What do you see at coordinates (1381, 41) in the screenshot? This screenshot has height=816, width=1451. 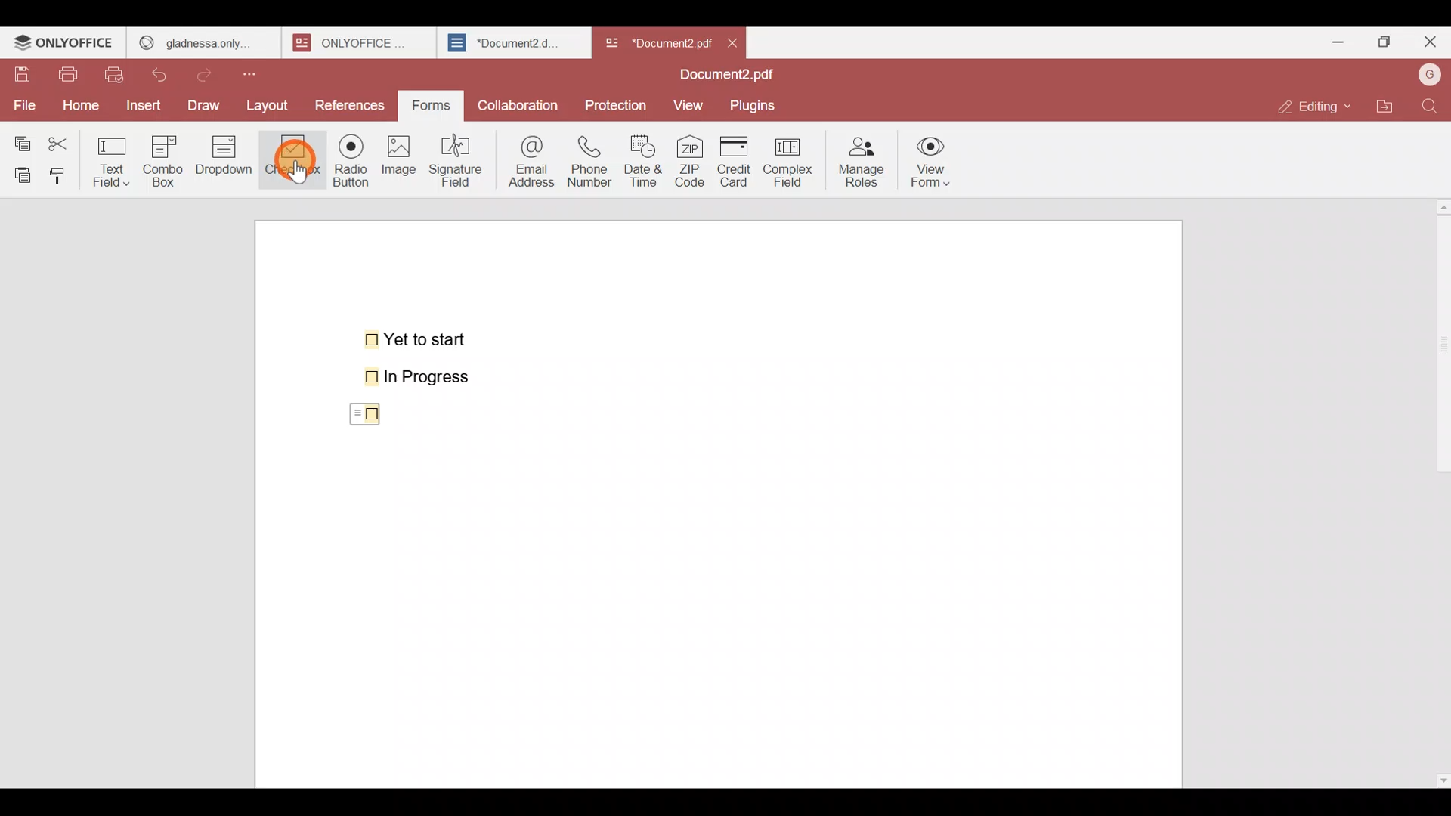 I see `Maximize` at bounding box center [1381, 41].